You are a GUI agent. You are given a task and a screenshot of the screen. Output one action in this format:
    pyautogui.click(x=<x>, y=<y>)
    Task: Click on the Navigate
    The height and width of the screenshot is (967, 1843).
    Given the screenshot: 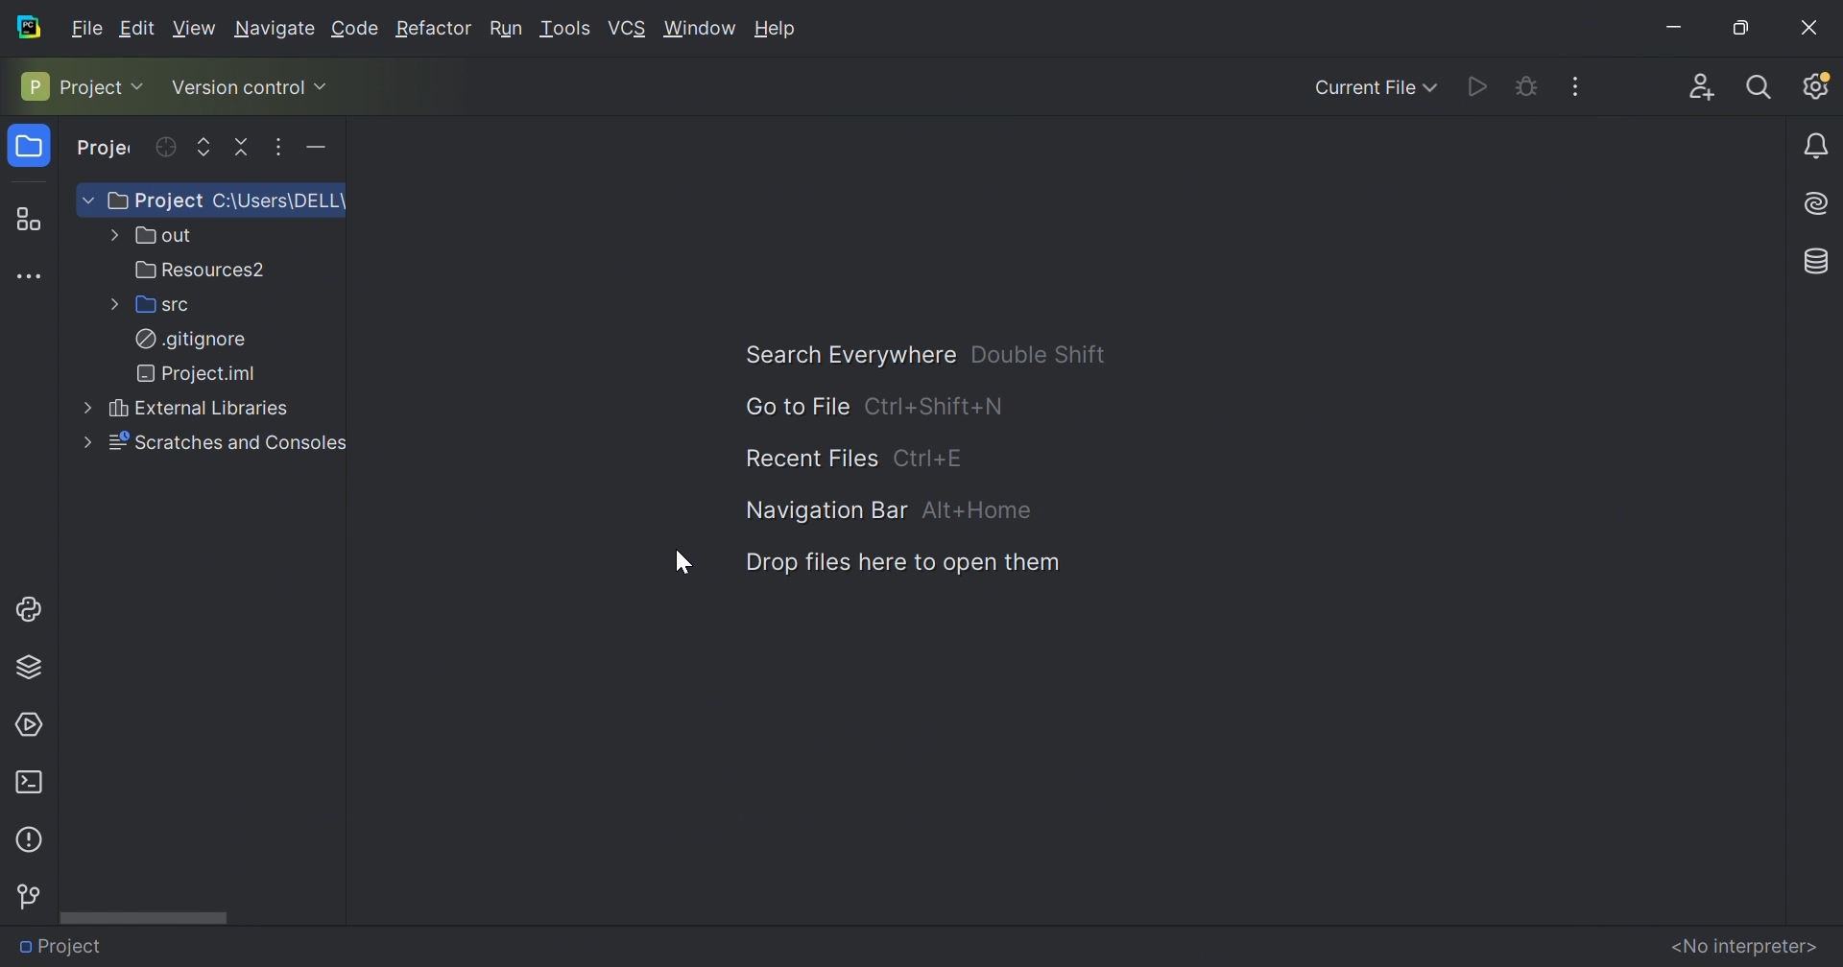 What is the action you would take?
    pyautogui.click(x=275, y=29)
    